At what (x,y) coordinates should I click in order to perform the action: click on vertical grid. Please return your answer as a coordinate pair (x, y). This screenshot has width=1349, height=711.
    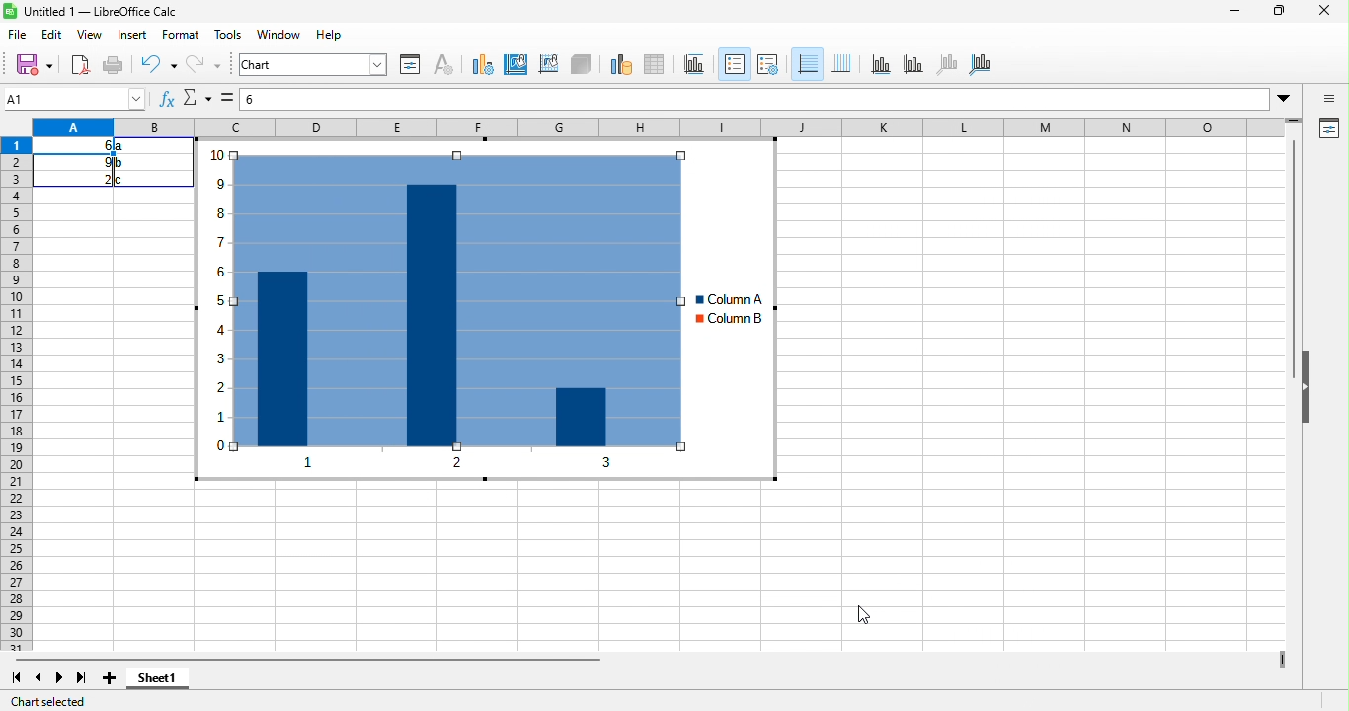
    Looking at the image, I should click on (841, 63).